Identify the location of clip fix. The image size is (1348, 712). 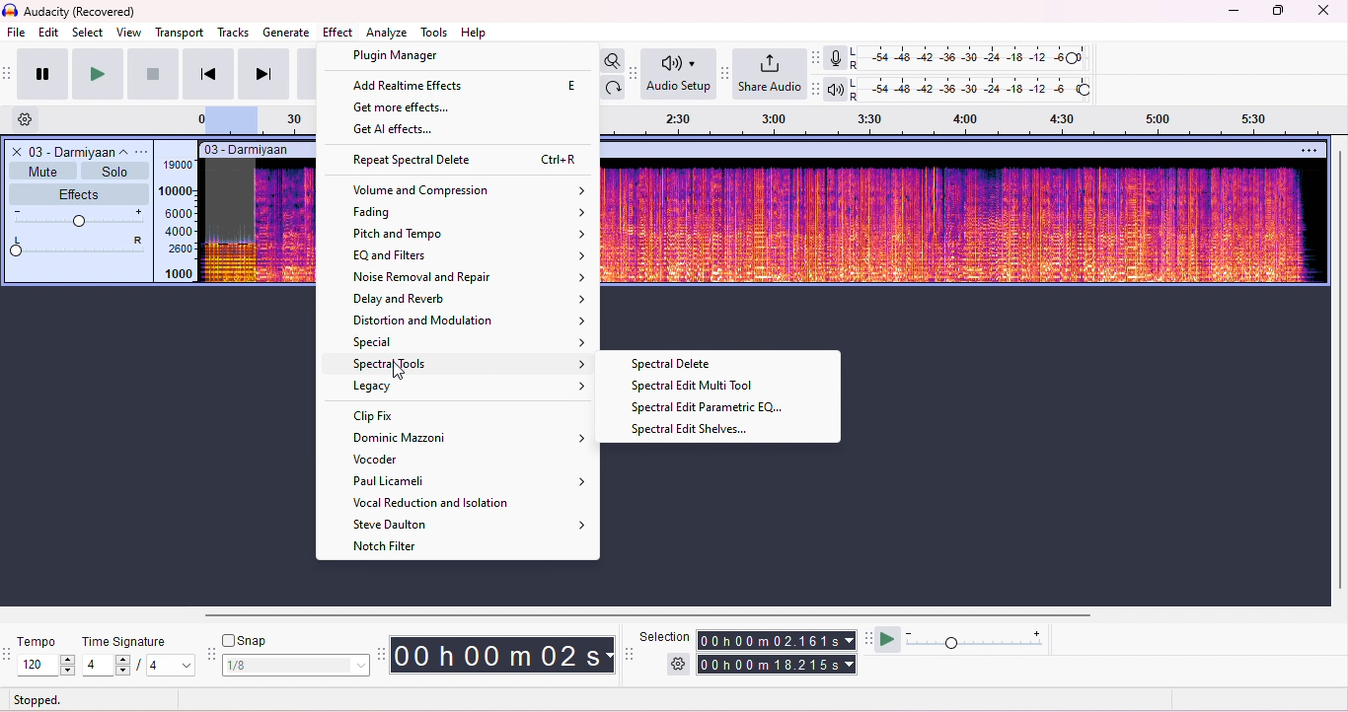
(418, 414).